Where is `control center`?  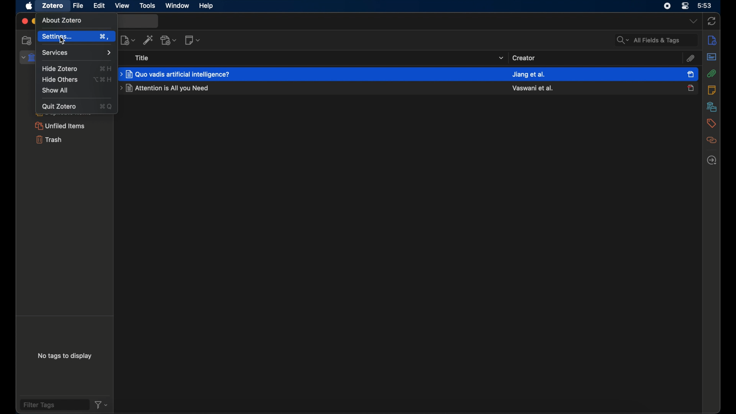
control center is located at coordinates (685, 6).